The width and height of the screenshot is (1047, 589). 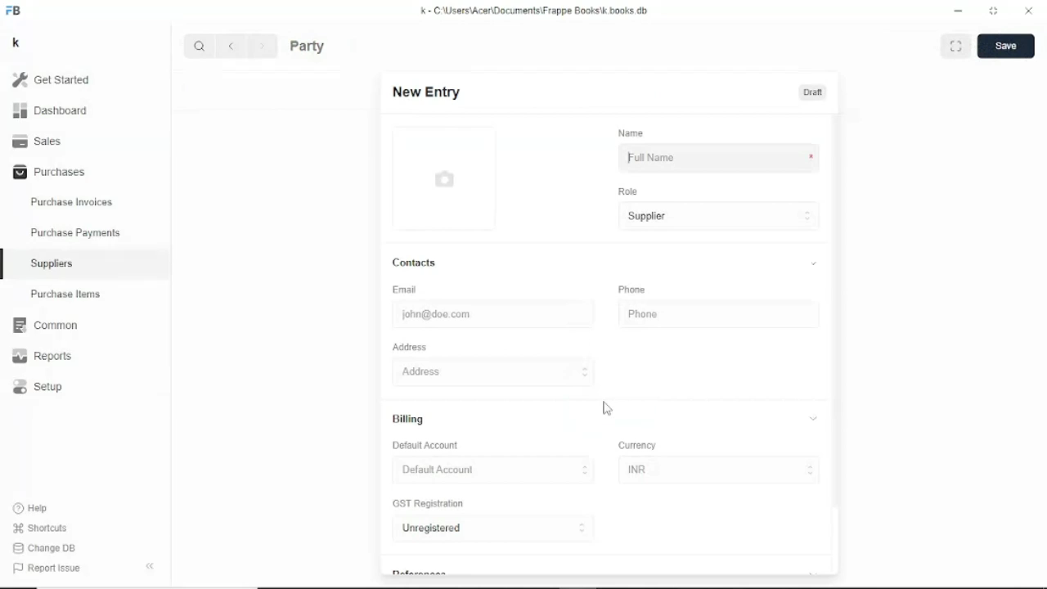 I want to click on New entry, so click(x=424, y=92).